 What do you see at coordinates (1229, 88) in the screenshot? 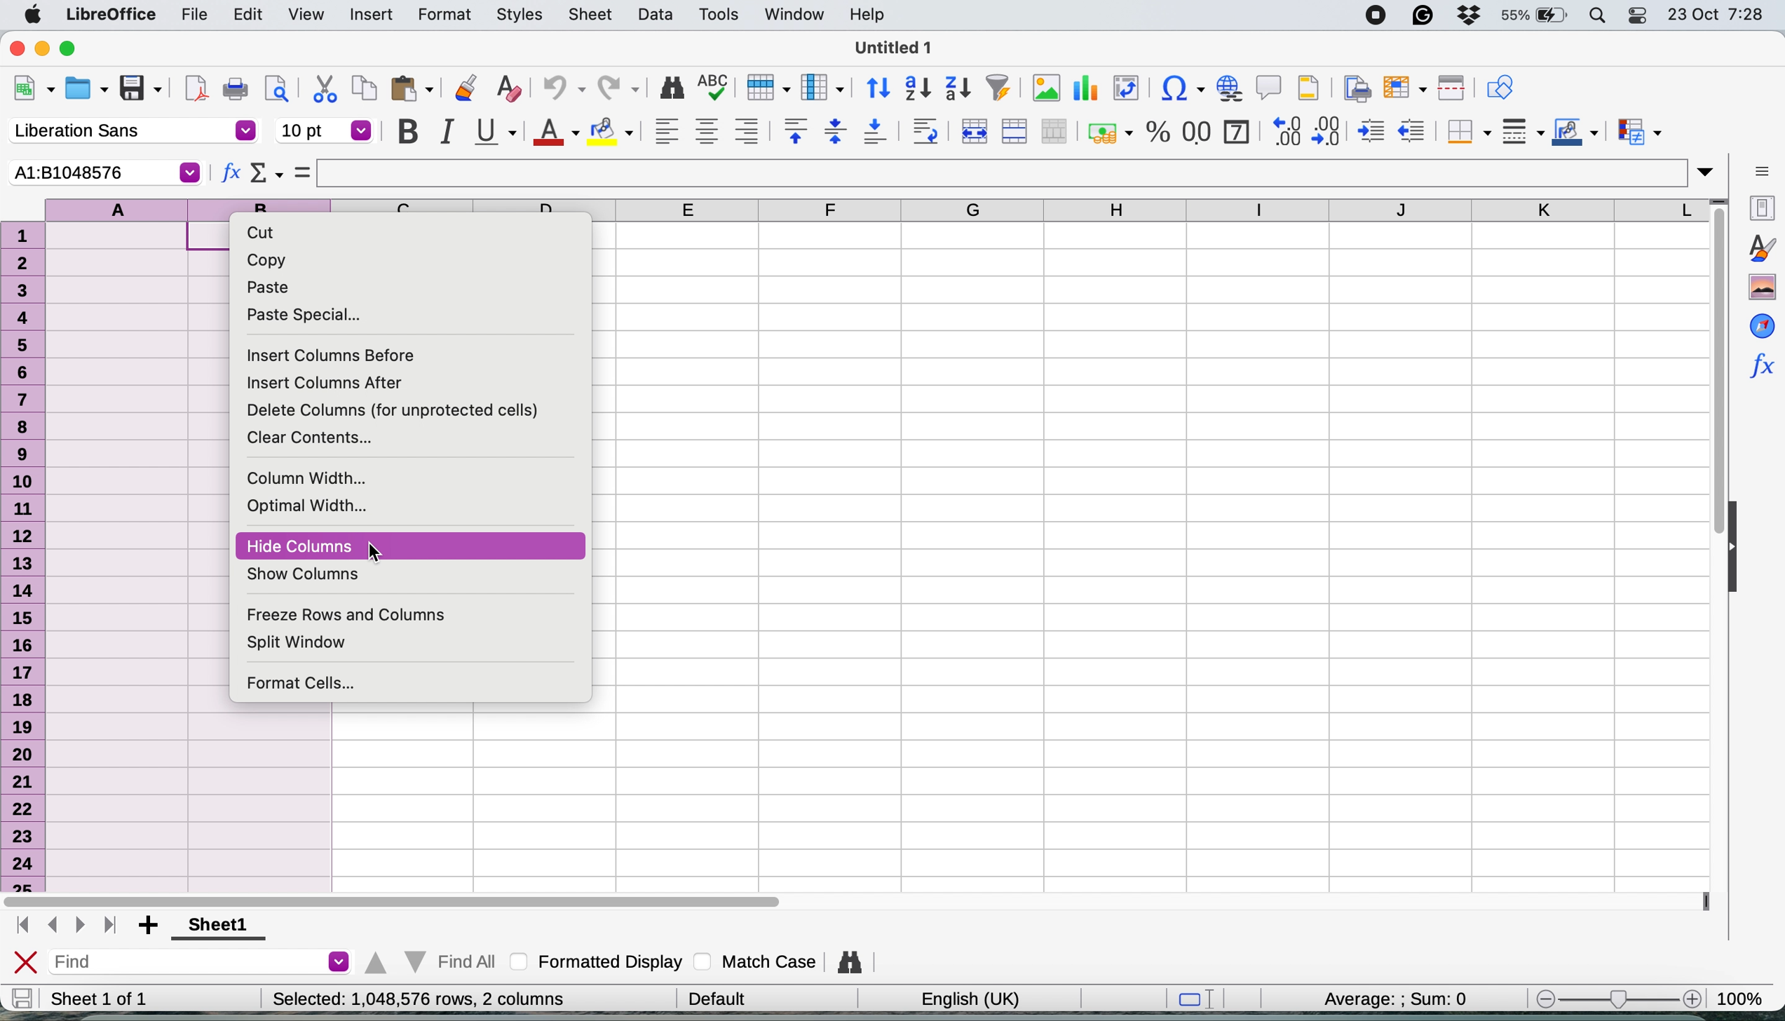
I see `insert hyperlink` at bounding box center [1229, 88].